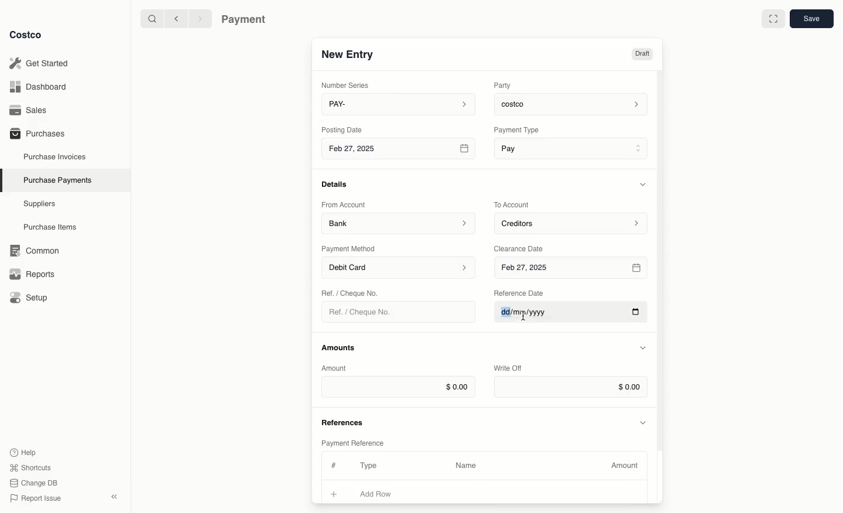 The width and height of the screenshot is (843, 513). I want to click on Suppliers, so click(40, 203).